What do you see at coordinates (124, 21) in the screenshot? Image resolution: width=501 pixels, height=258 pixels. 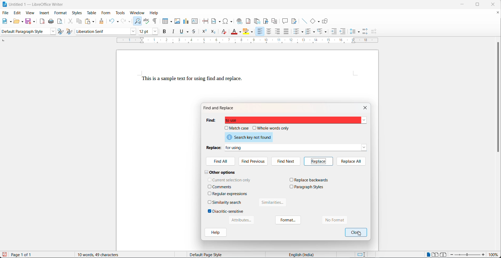 I see `redo` at bounding box center [124, 21].